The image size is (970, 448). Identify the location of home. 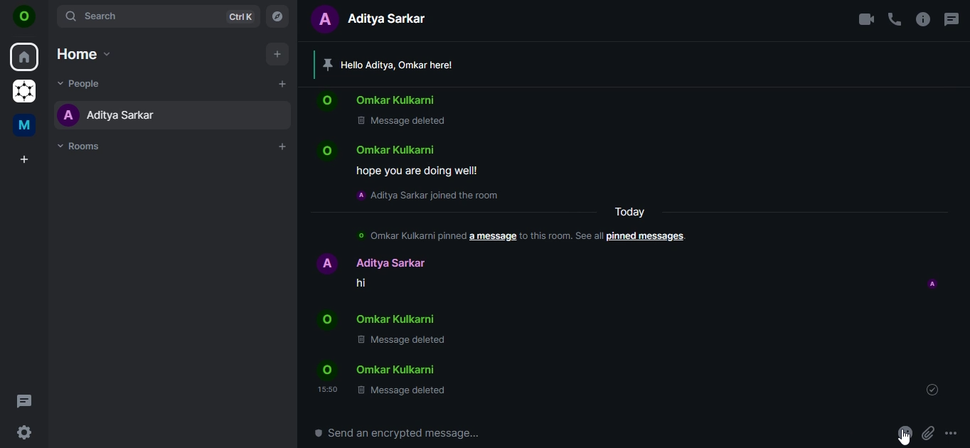
(84, 52).